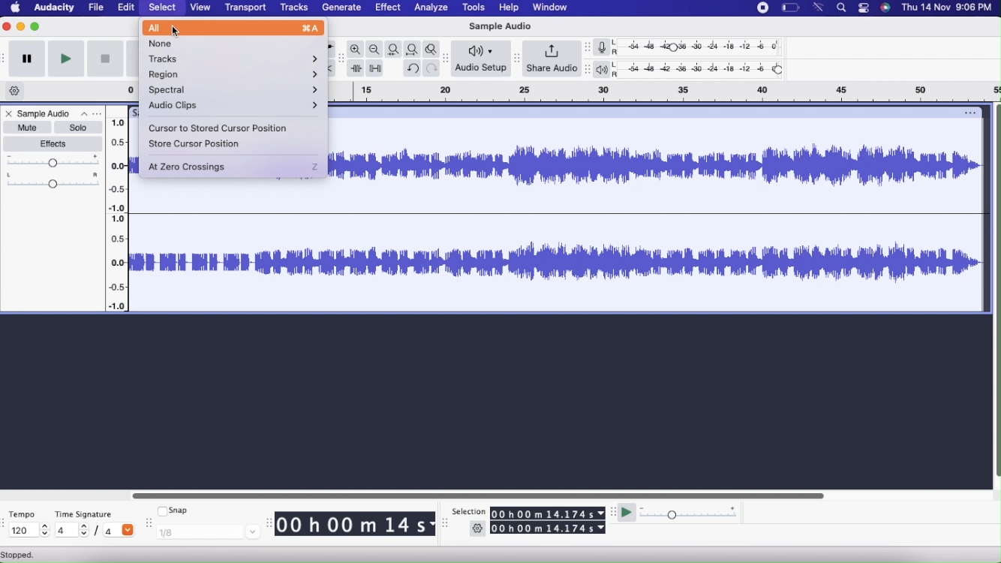 The image size is (1001, 563). What do you see at coordinates (431, 50) in the screenshot?
I see `Zoom toggle` at bounding box center [431, 50].